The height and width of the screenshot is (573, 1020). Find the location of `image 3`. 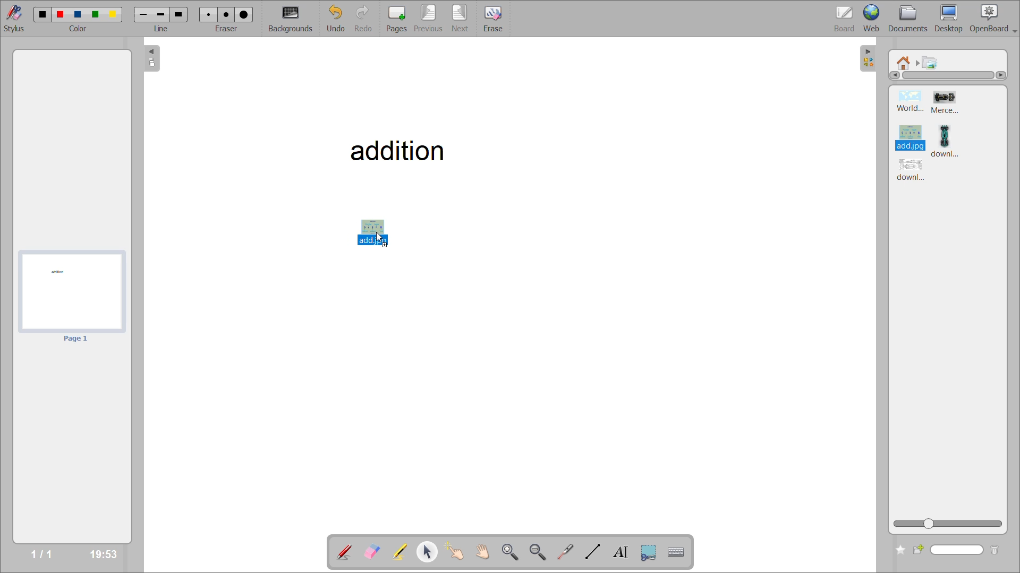

image 3 is located at coordinates (908, 135).